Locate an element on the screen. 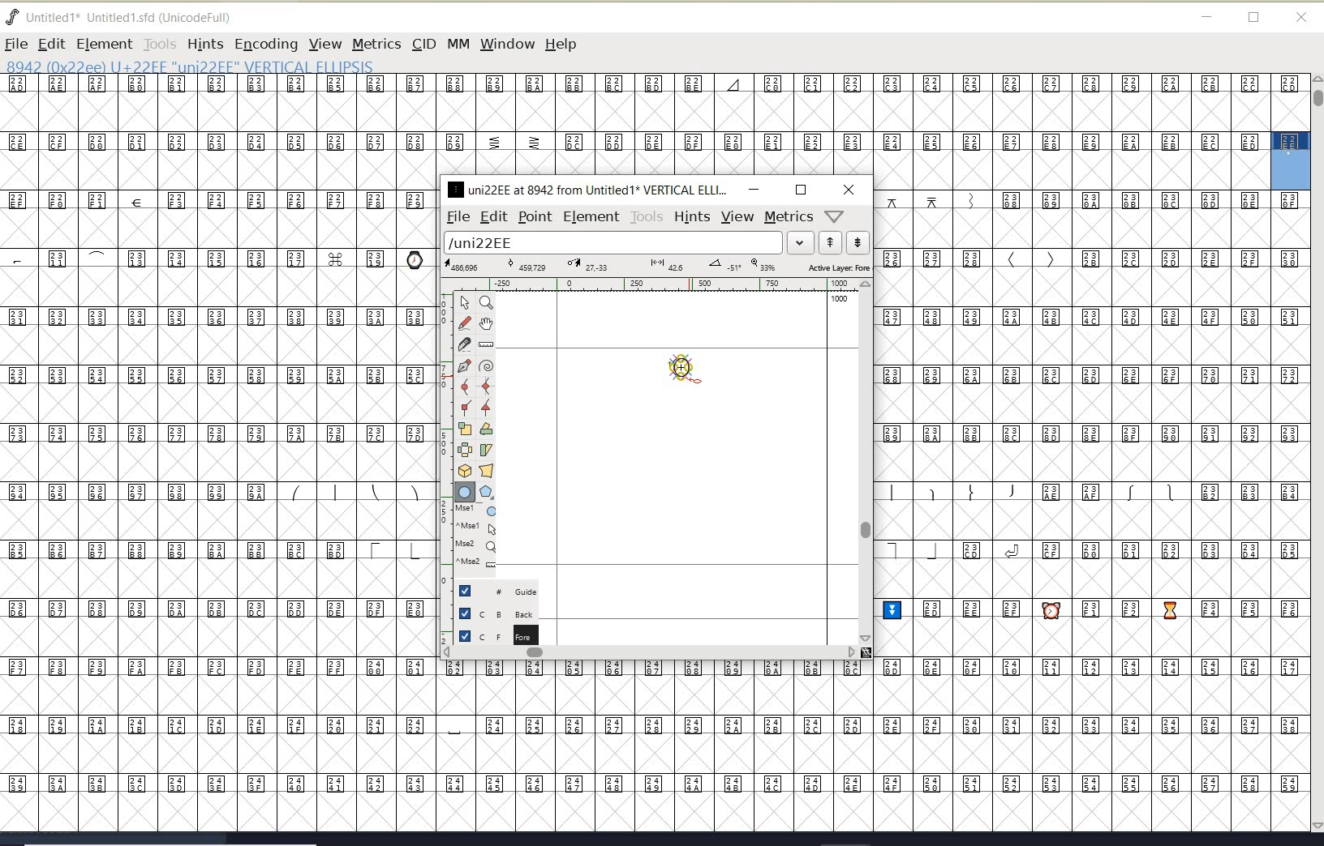  draw a freehand curve is located at coordinates (466, 323).